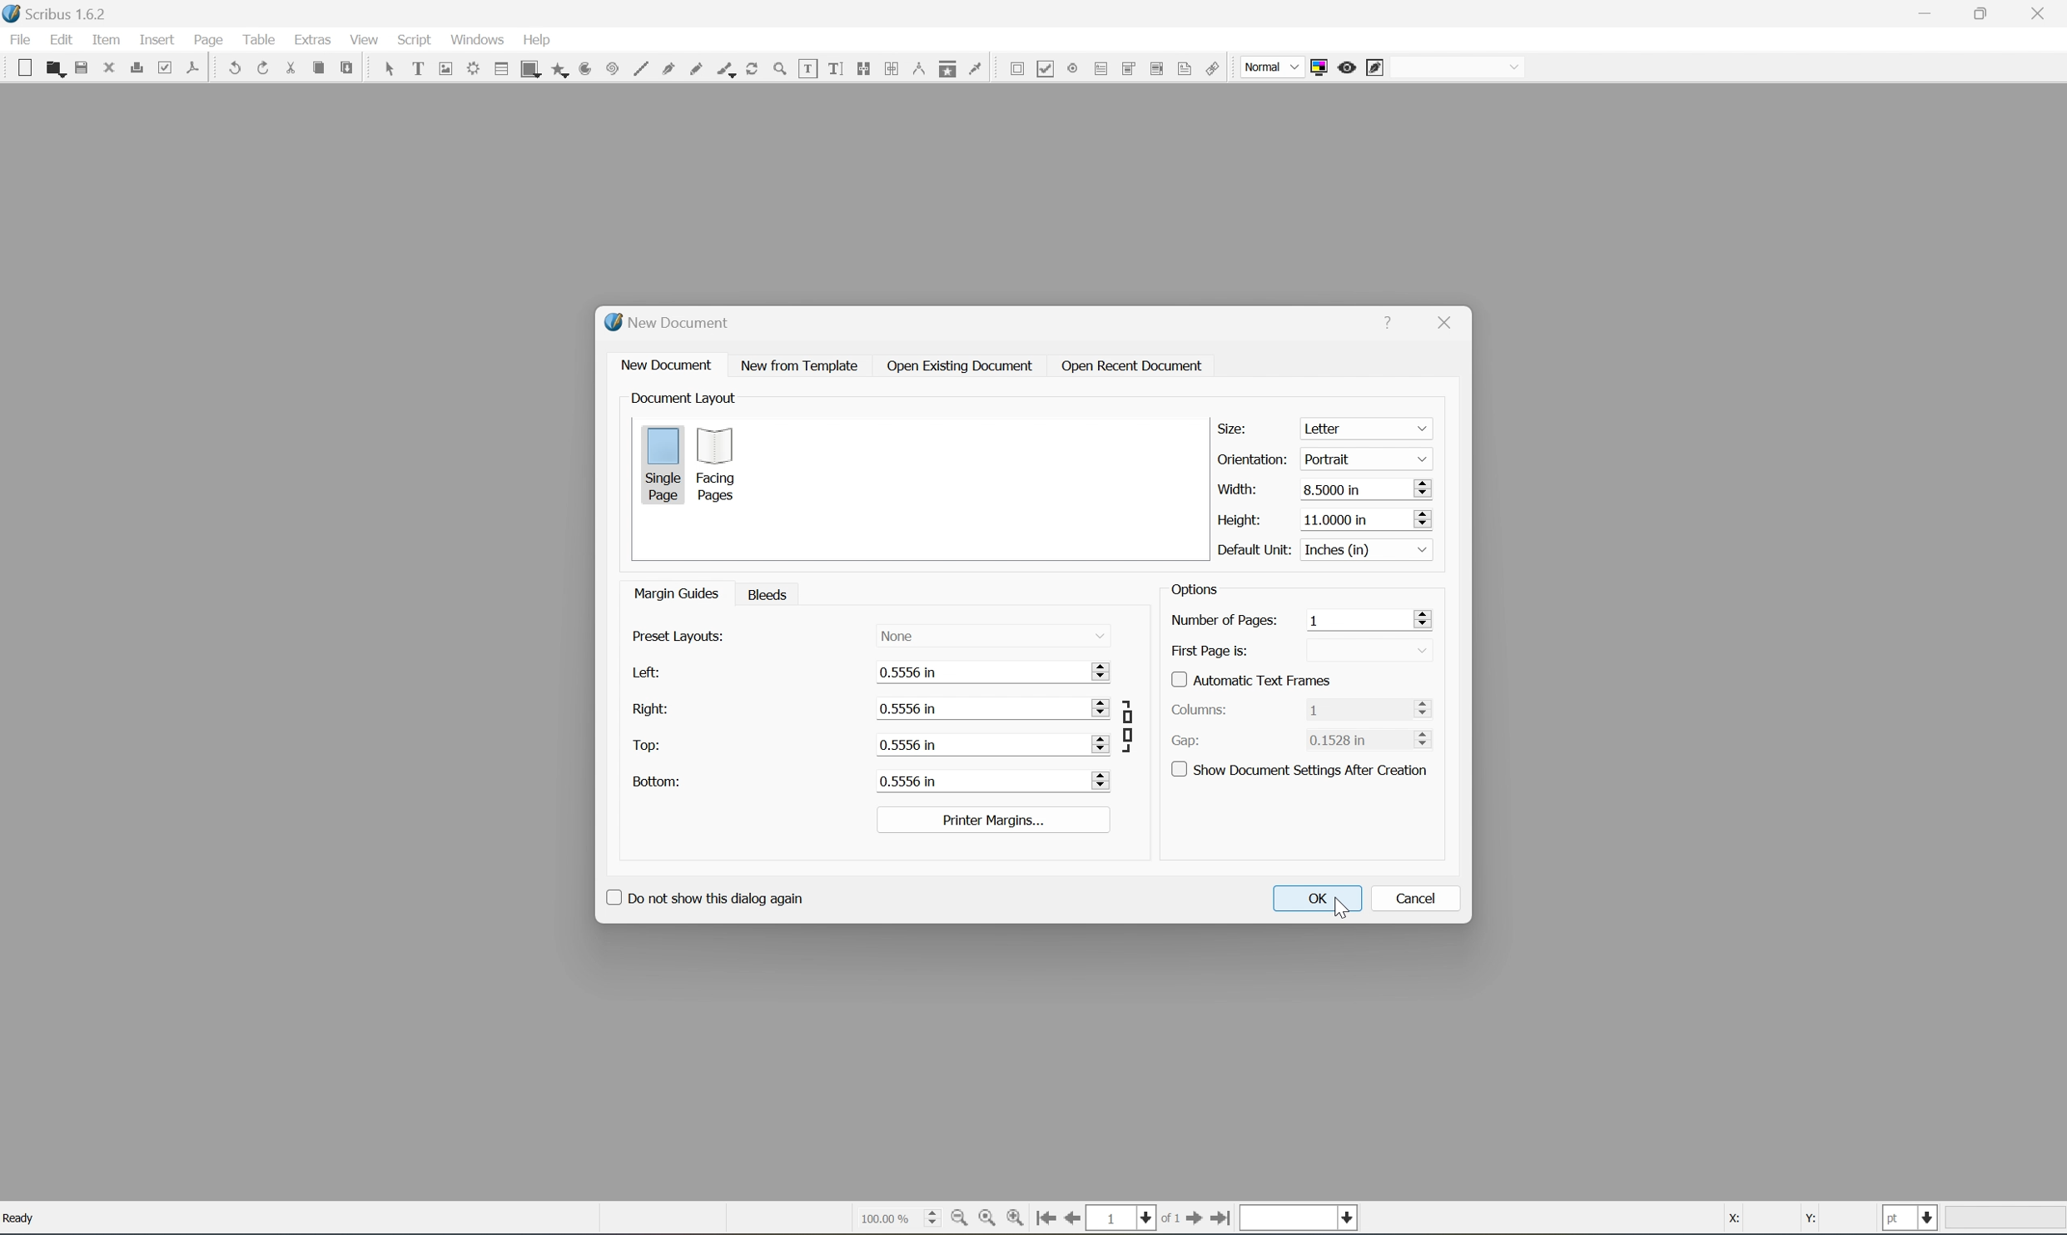 This screenshot has height=1235, width=2067. What do you see at coordinates (991, 818) in the screenshot?
I see `printer margins...` at bounding box center [991, 818].